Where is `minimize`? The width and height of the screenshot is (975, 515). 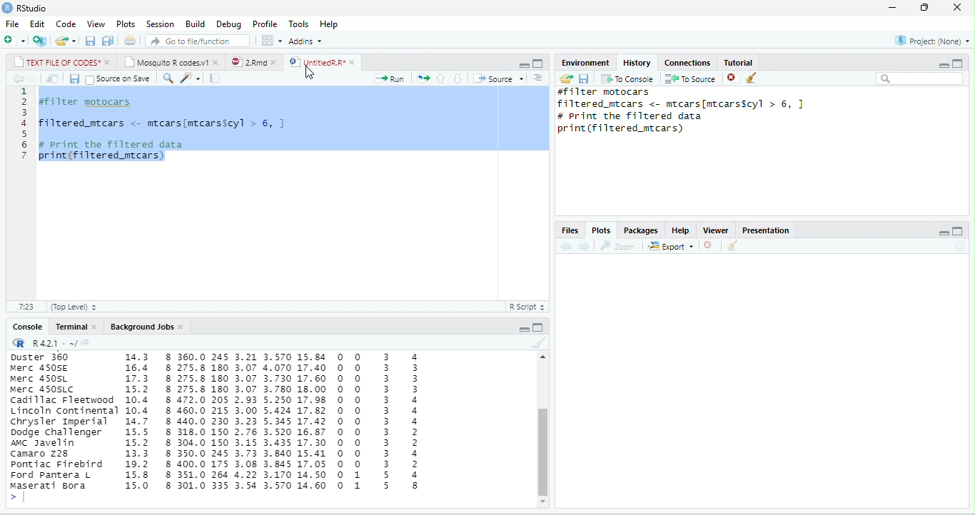 minimize is located at coordinates (943, 65).